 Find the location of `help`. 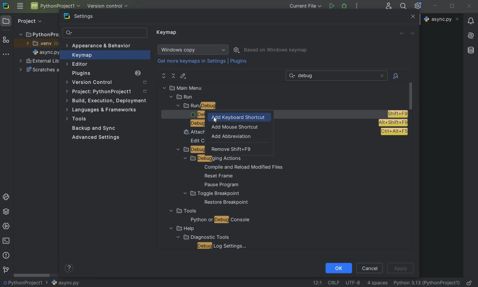

help is located at coordinates (180, 229).